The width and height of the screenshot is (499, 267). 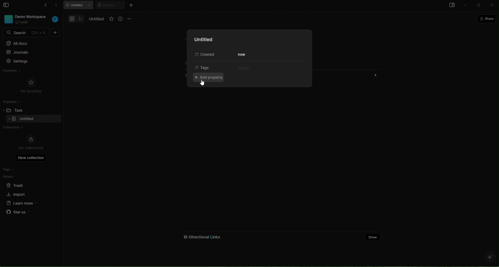 I want to click on trash, so click(x=19, y=185).